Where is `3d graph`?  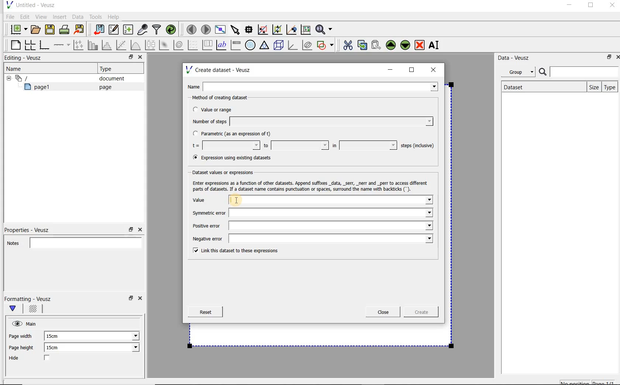 3d graph is located at coordinates (293, 46).